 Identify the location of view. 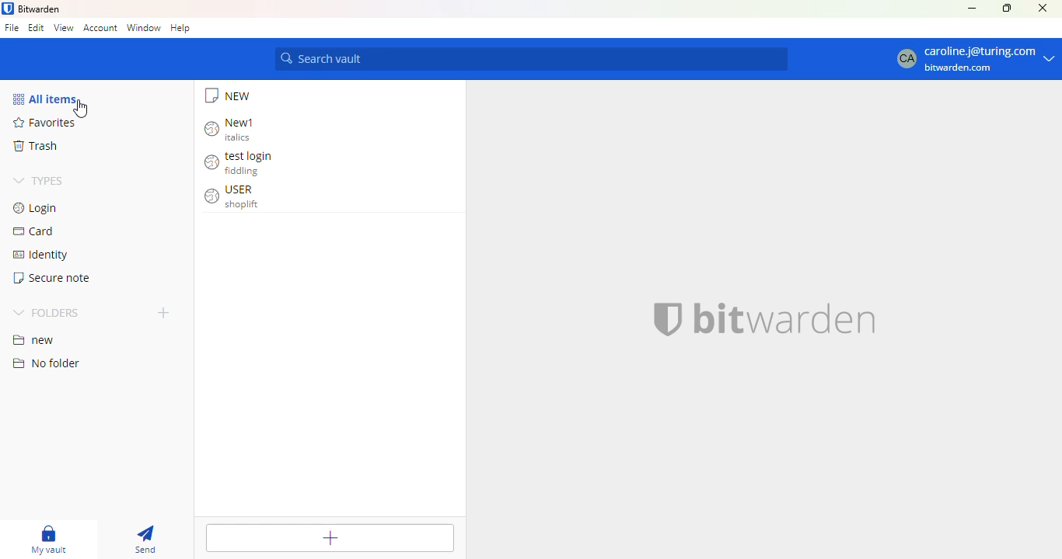
(65, 28).